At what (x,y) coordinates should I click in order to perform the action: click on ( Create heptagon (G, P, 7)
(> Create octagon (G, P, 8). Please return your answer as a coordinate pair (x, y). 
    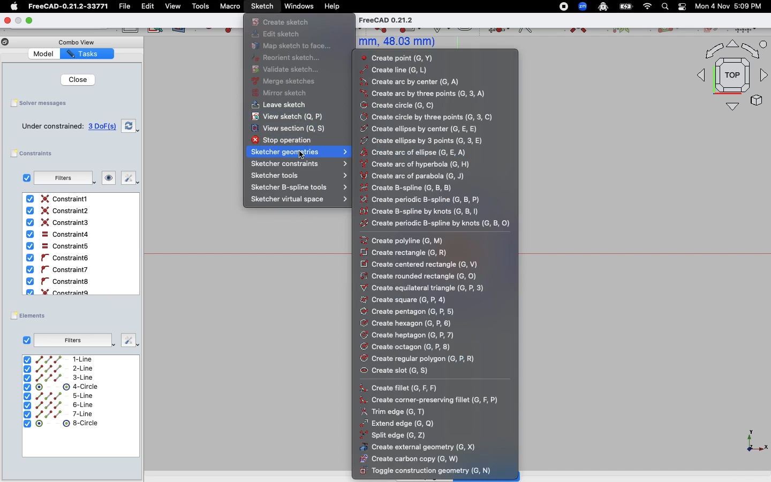
    Looking at the image, I should click on (406, 347).